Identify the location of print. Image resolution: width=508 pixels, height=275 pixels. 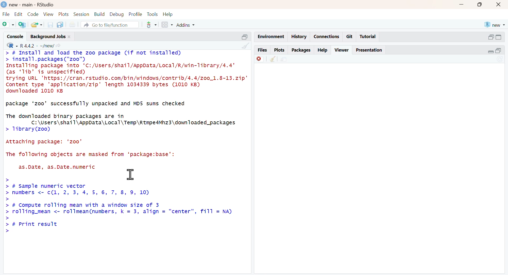
(73, 24).